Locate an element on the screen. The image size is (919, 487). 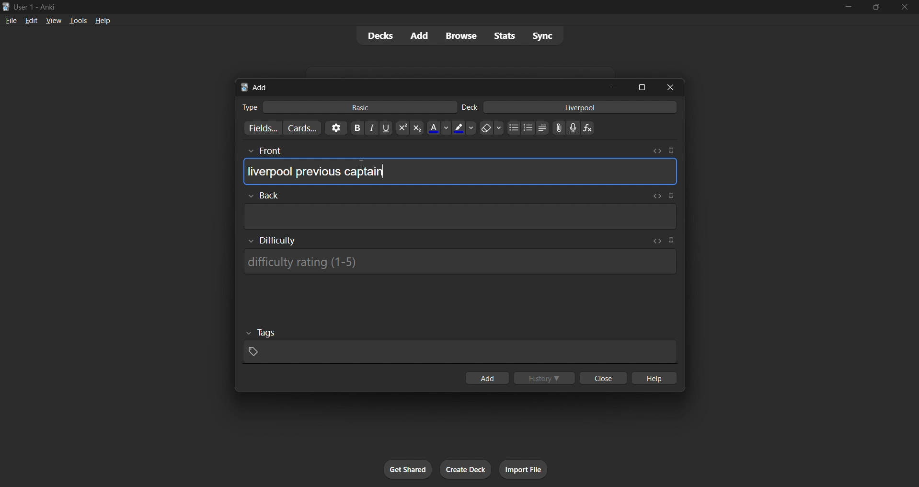
history is located at coordinates (546, 379).